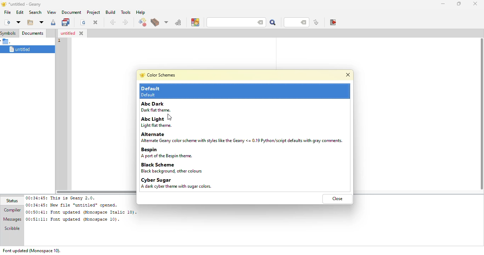 Image resolution: width=484 pixels, height=255 pixels. What do you see at coordinates (110, 12) in the screenshot?
I see `build` at bounding box center [110, 12].